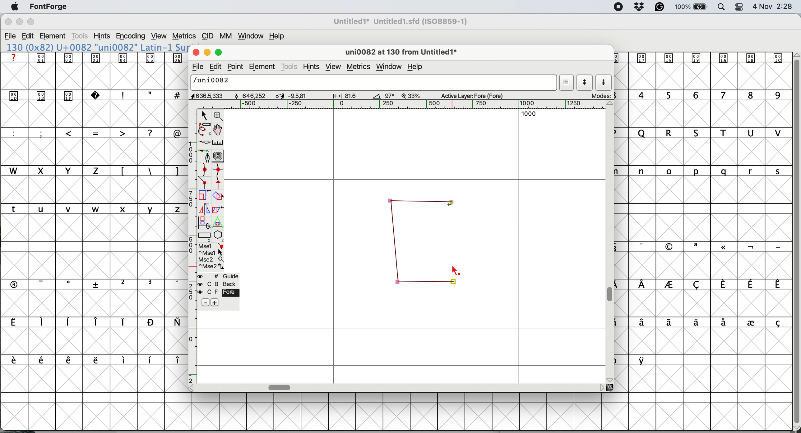 This screenshot has height=433, width=801. What do you see at coordinates (28, 36) in the screenshot?
I see `edit` at bounding box center [28, 36].